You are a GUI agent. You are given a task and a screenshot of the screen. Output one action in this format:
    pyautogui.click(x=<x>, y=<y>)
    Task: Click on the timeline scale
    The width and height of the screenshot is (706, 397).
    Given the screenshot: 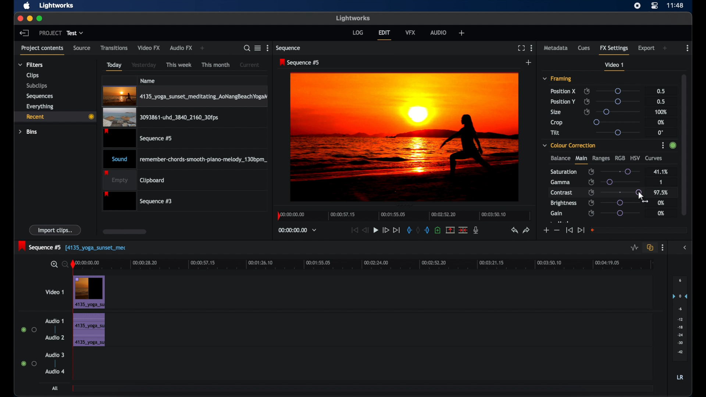 What is the action you would take?
    pyautogui.click(x=368, y=265)
    